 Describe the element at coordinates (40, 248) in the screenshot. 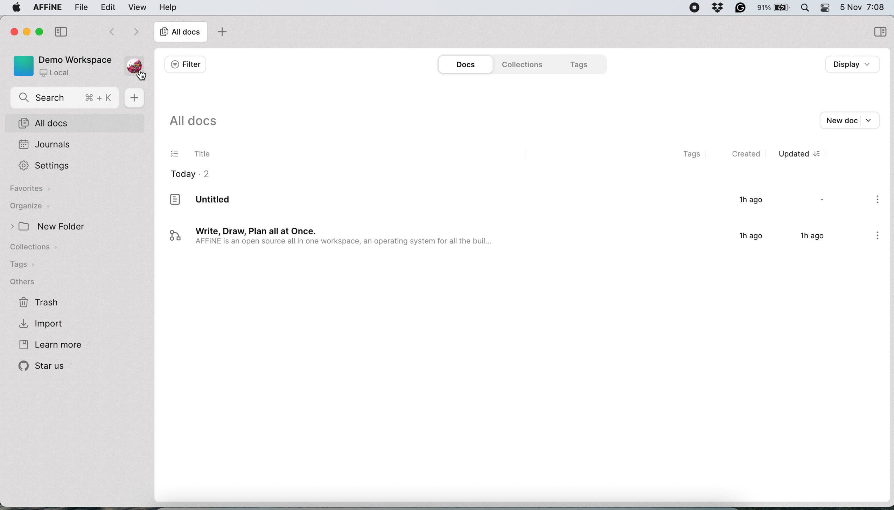

I see `collections` at that location.